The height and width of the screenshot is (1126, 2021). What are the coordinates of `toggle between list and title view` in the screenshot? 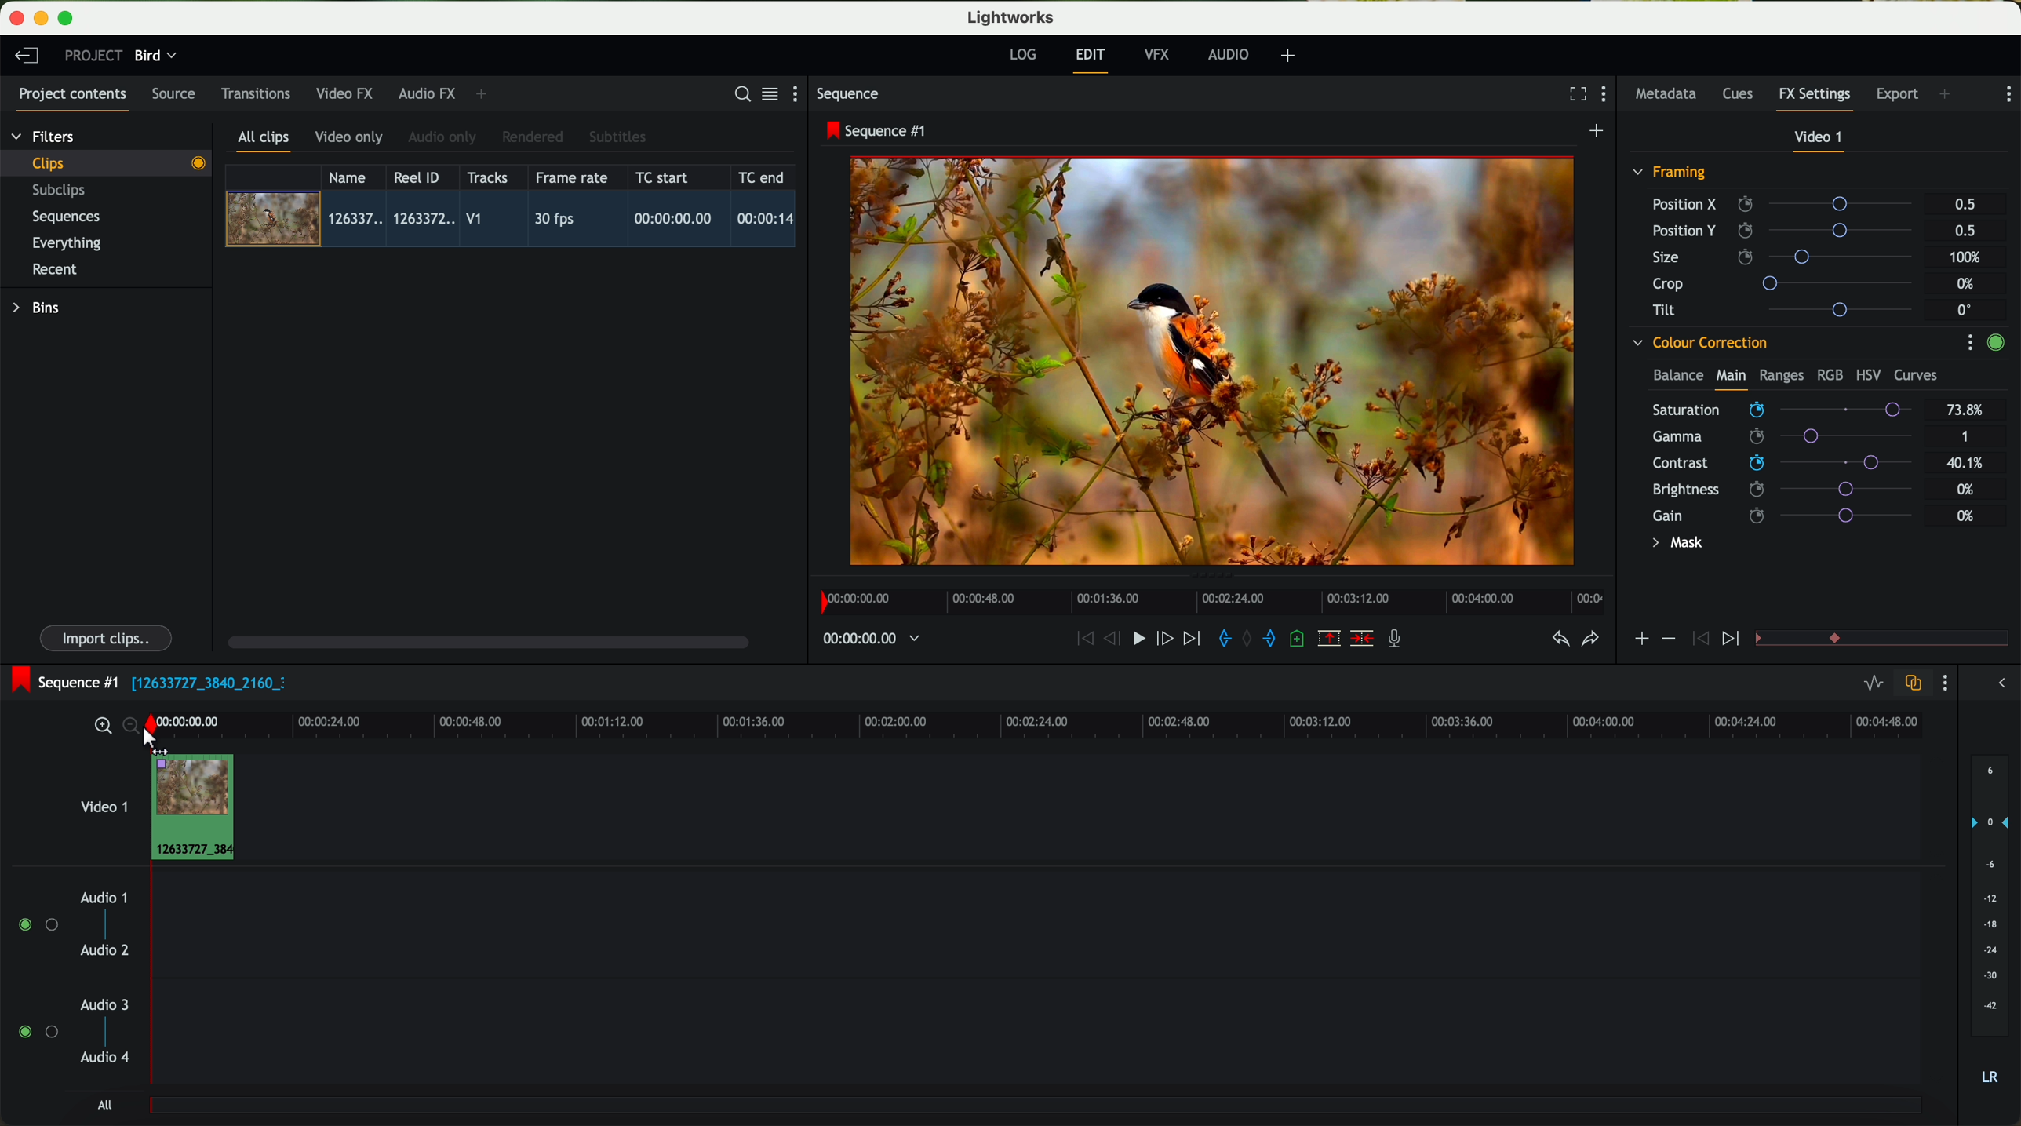 It's located at (768, 93).